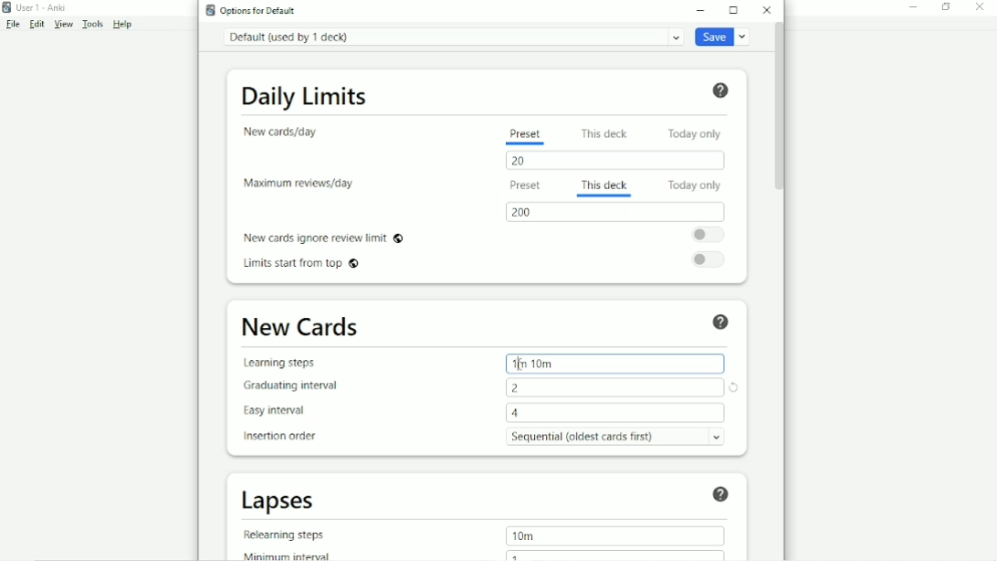 This screenshot has width=997, height=561. What do you see at coordinates (735, 10) in the screenshot?
I see `Maximize` at bounding box center [735, 10].